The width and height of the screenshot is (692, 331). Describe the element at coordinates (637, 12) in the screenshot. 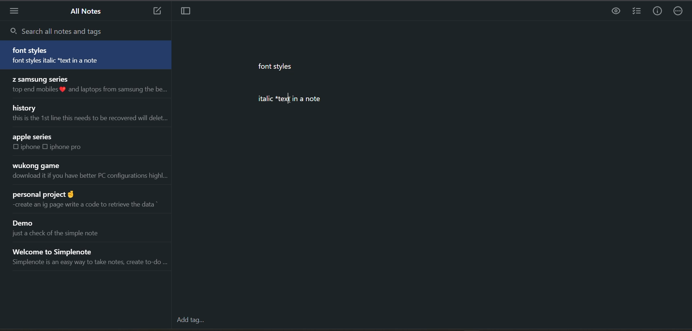

I see `insert checklist` at that location.